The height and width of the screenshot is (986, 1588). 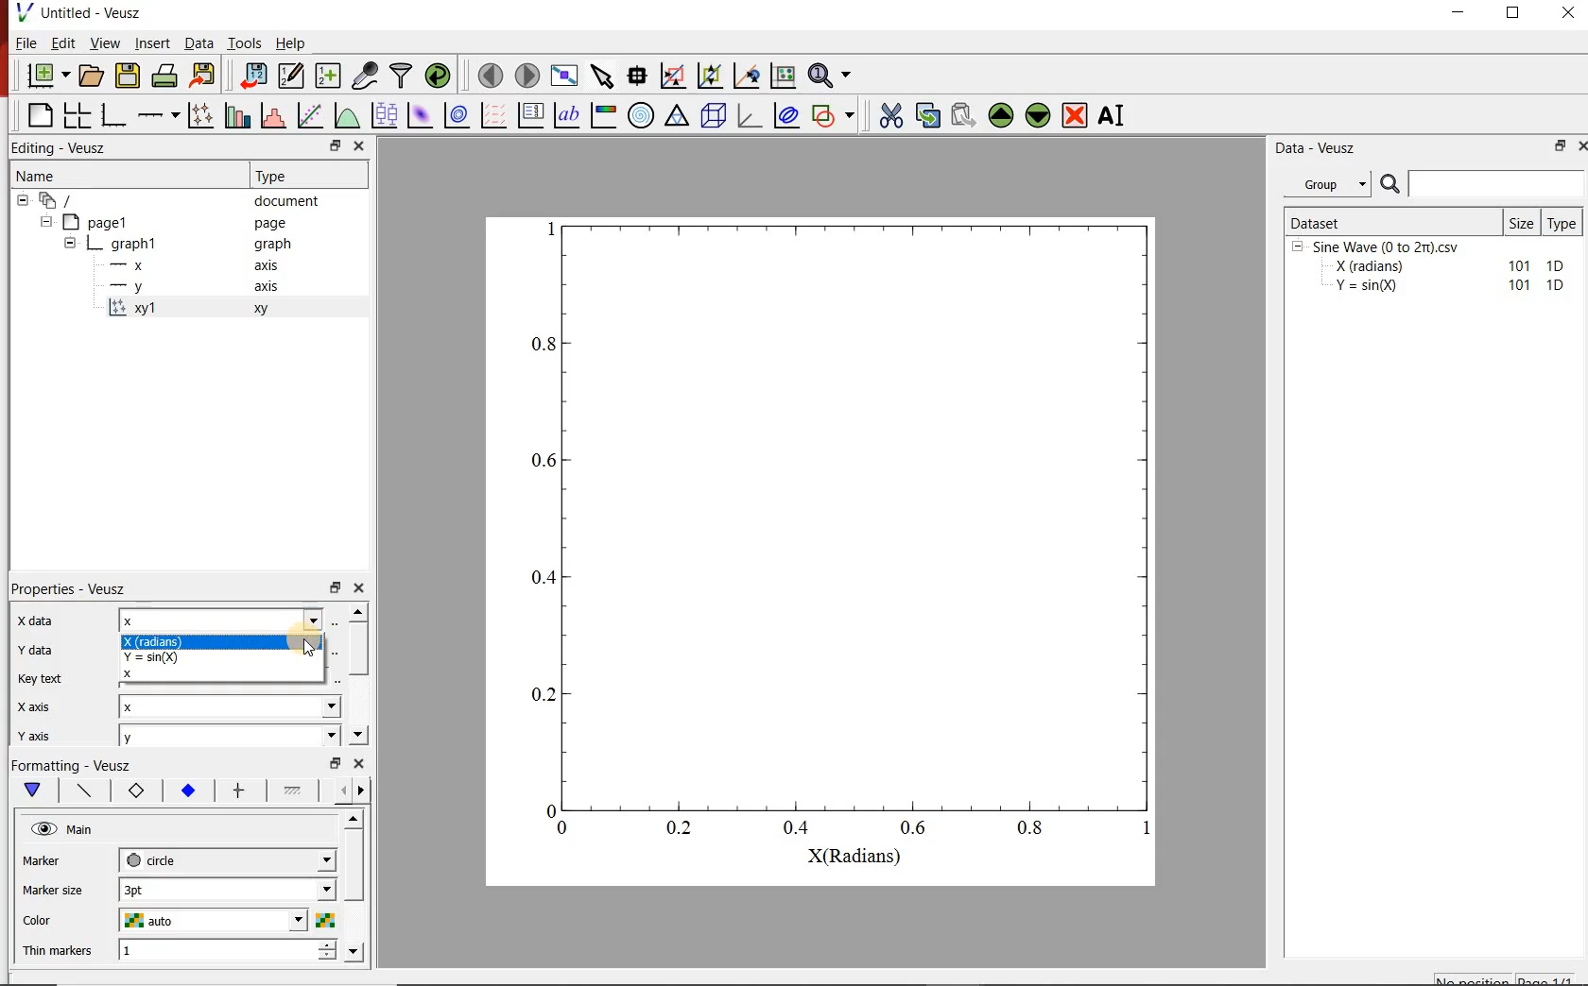 I want to click on plot 2d dataset as contours, so click(x=457, y=115).